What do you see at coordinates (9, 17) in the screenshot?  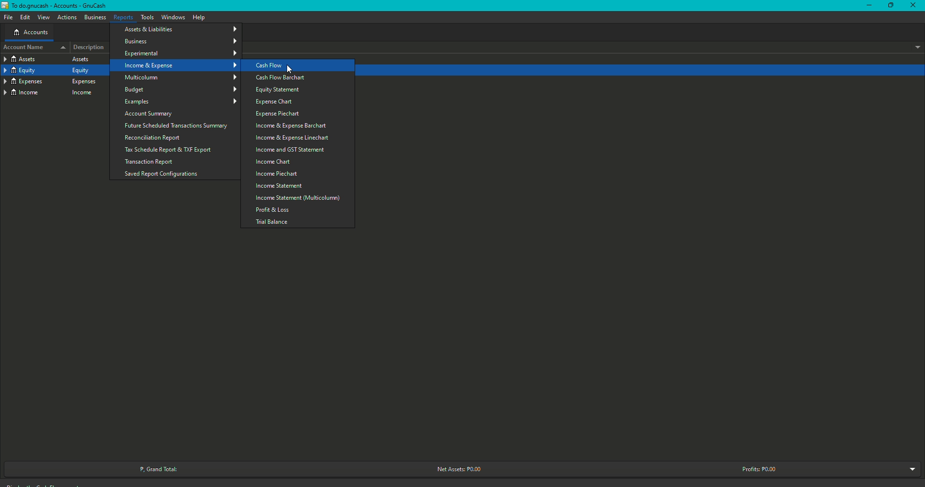 I see `File` at bounding box center [9, 17].